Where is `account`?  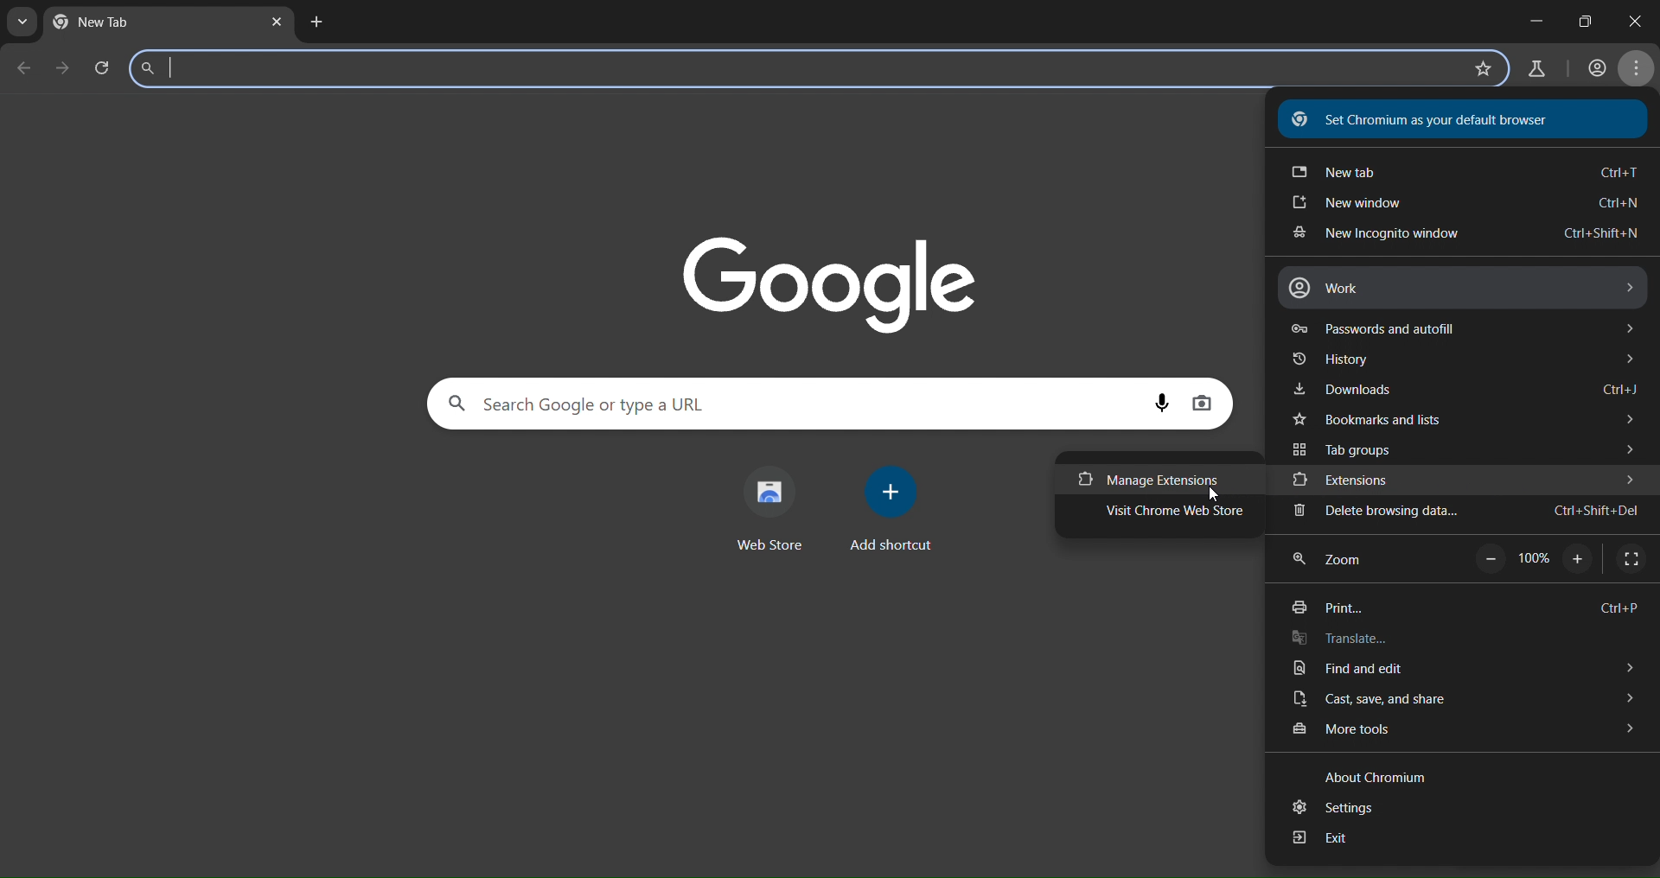 account is located at coordinates (1597, 66).